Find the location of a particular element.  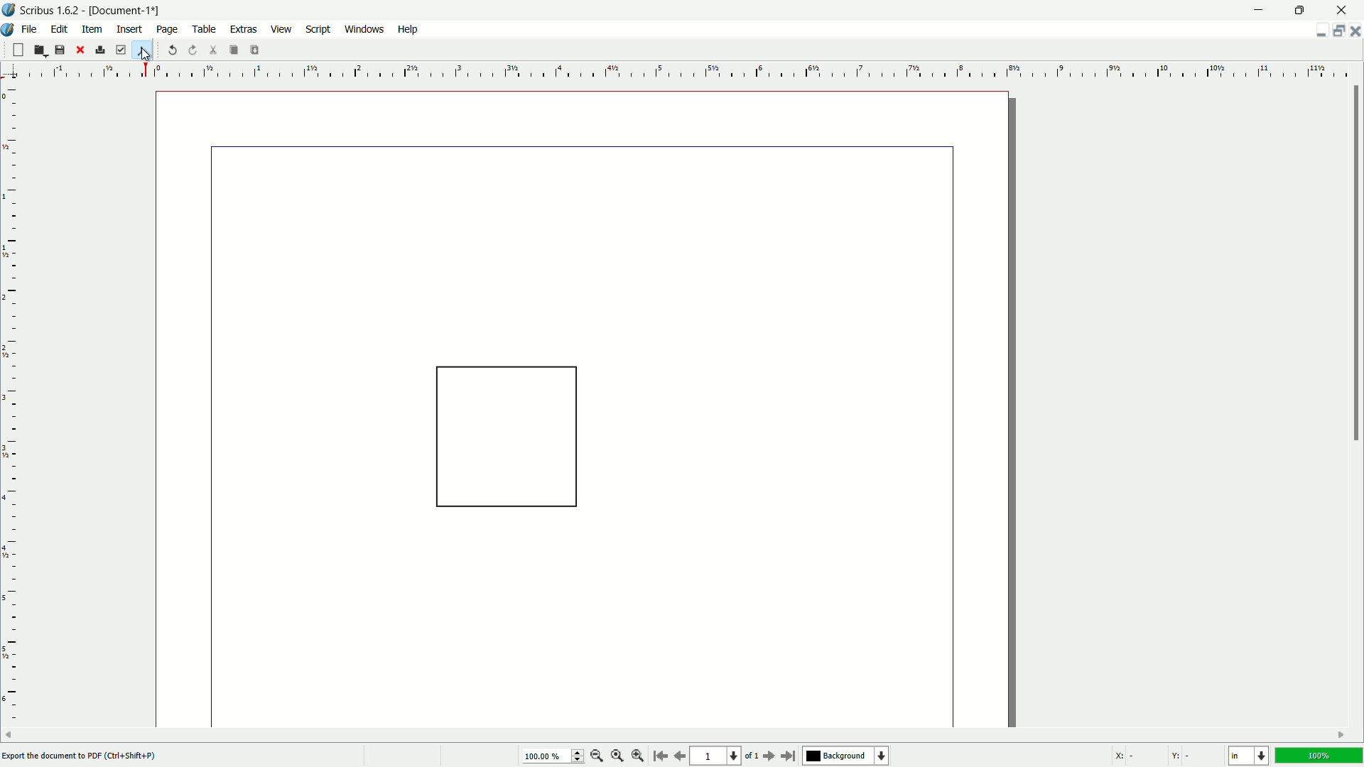

undo is located at coordinates (172, 50).